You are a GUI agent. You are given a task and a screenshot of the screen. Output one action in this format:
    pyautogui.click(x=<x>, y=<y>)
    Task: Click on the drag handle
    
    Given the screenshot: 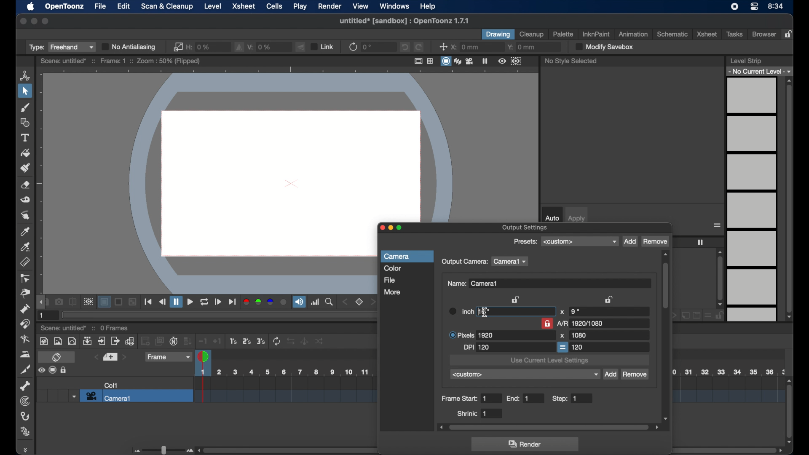 What is the action you would take?
    pyautogui.click(x=27, y=450)
    